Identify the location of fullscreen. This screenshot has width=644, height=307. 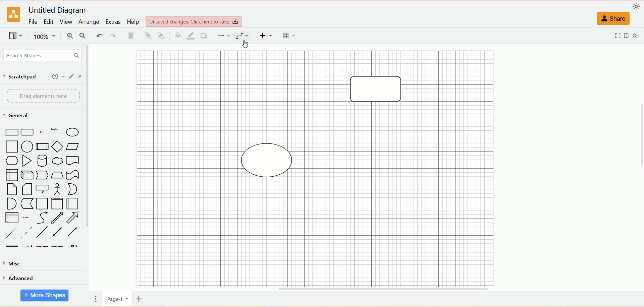
(616, 36).